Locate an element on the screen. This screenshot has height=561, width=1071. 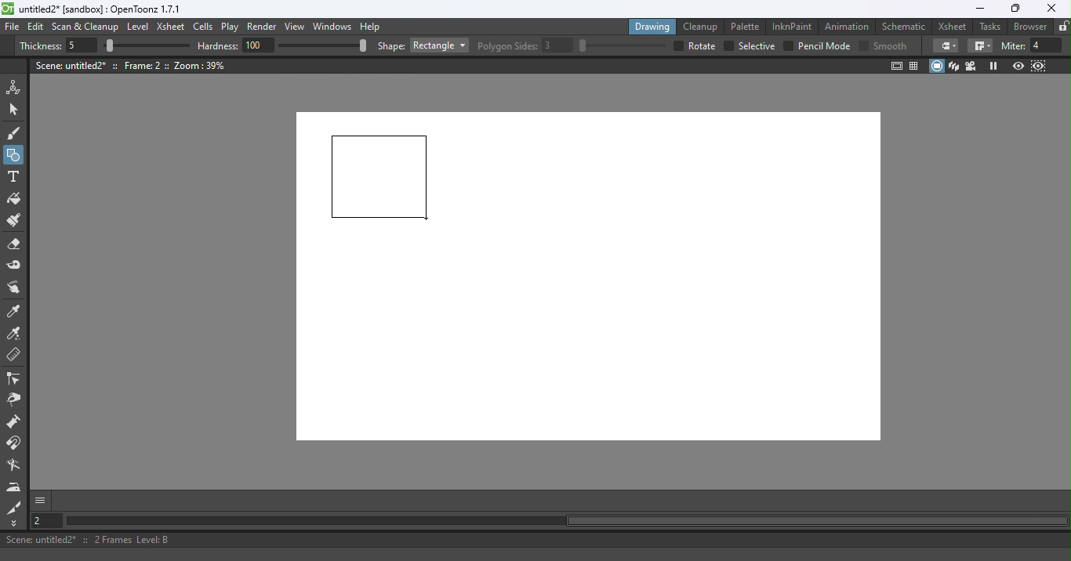
Rectangle drawn is located at coordinates (380, 178).